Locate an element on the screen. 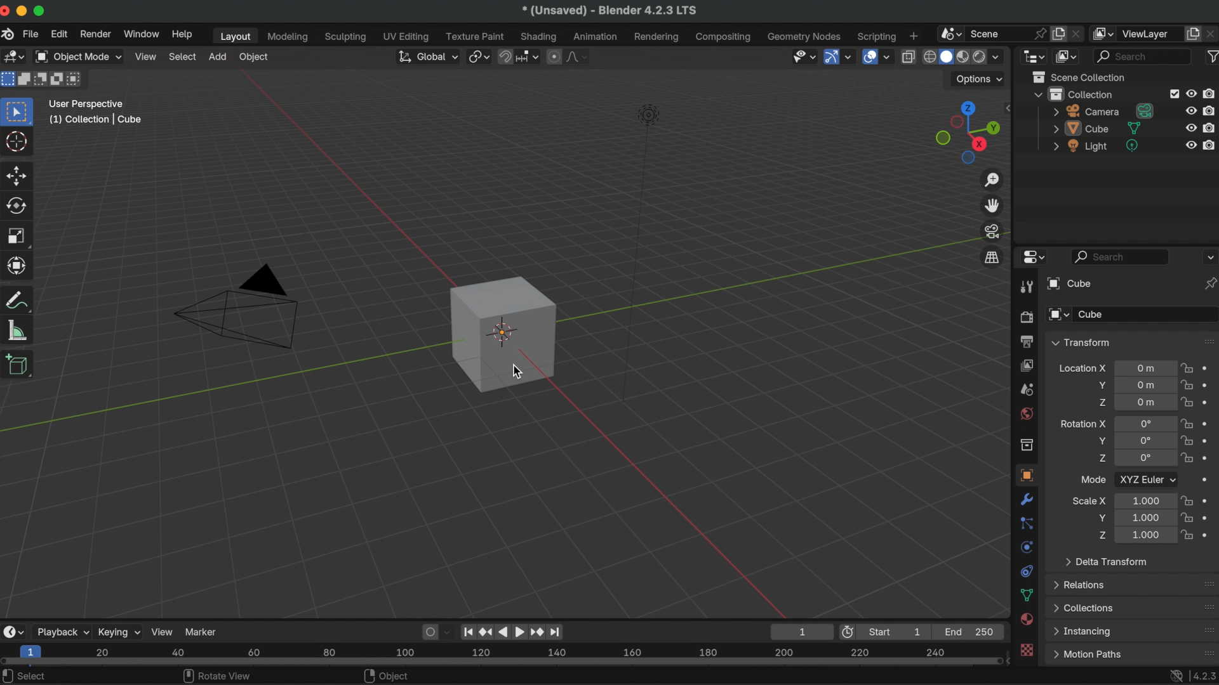 The height and width of the screenshot is (685, 1219). collection is located at coordinates (1026, 445).